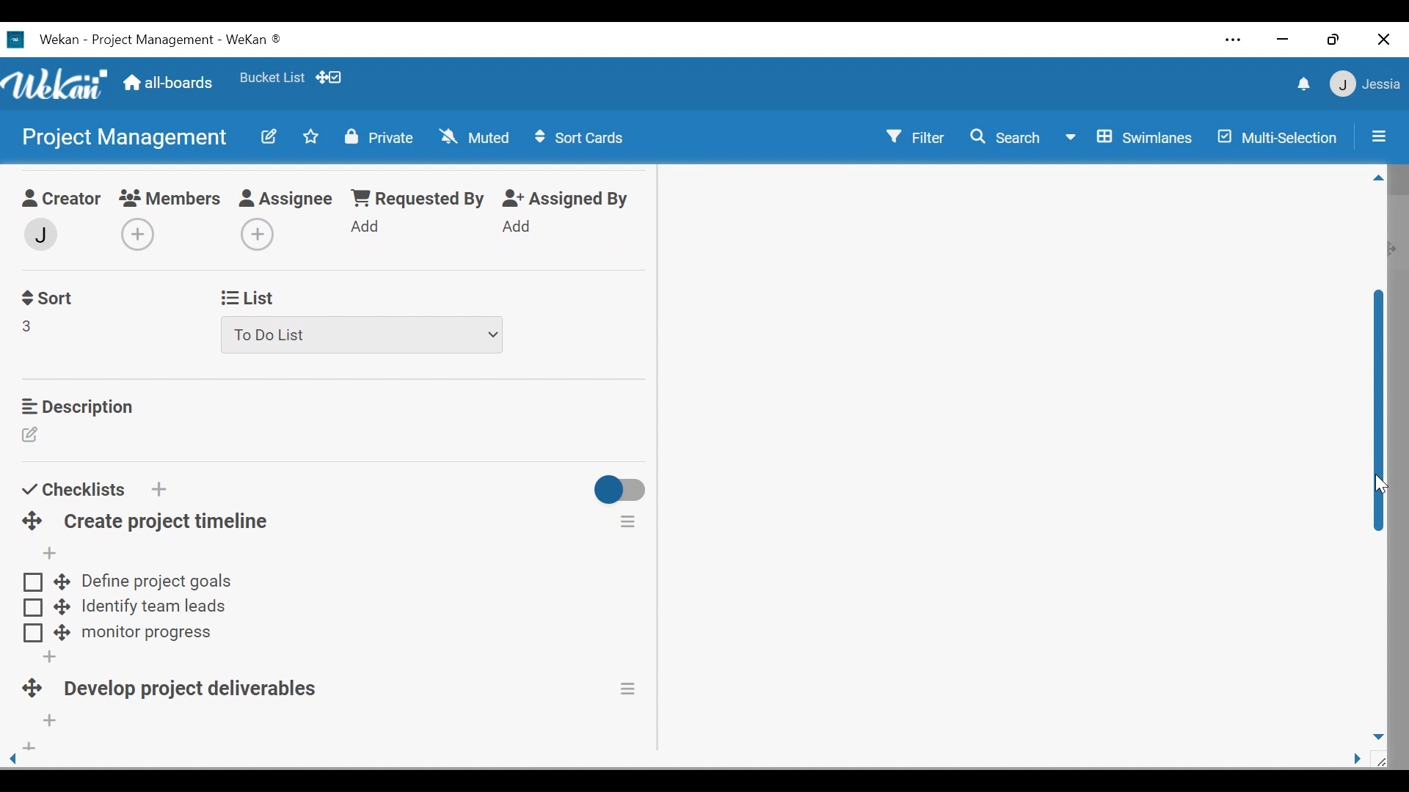 The height and width of the screenshot is (792, 1409). What do you see at coordinates (366, 225) in the screenshot?
I see `Add Requested by` at bounding box center [366, 225].